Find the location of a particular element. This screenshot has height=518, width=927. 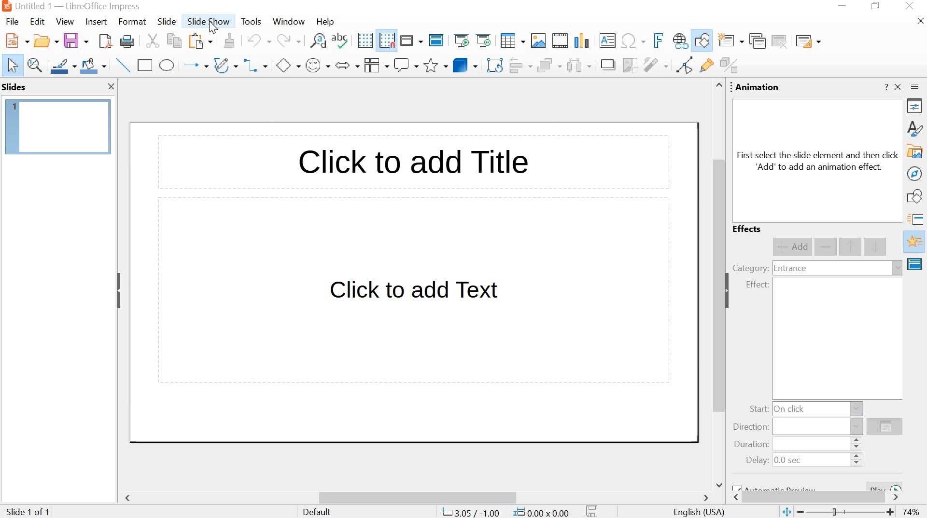

file name is located at coordinates (34, 6).